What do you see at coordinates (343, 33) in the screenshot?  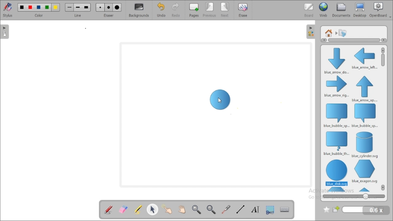 I see `shapes` at bounding box center [343, 33].